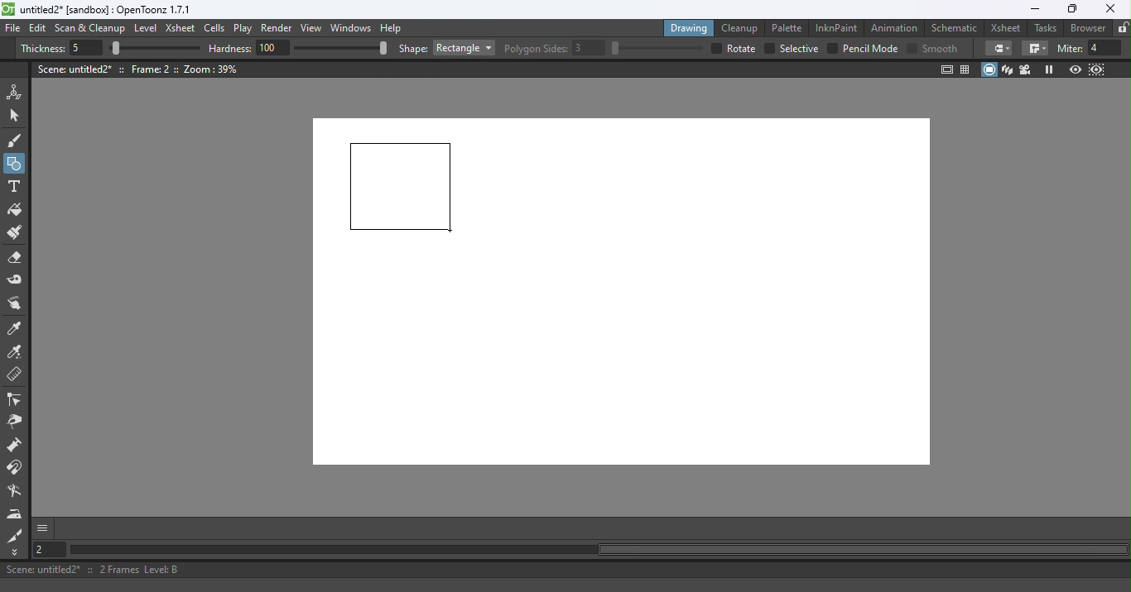 The image size is (1131, 592). Describe the element at coordinates (17, 281) in the screenshot. I see `Tape tool` at that location.